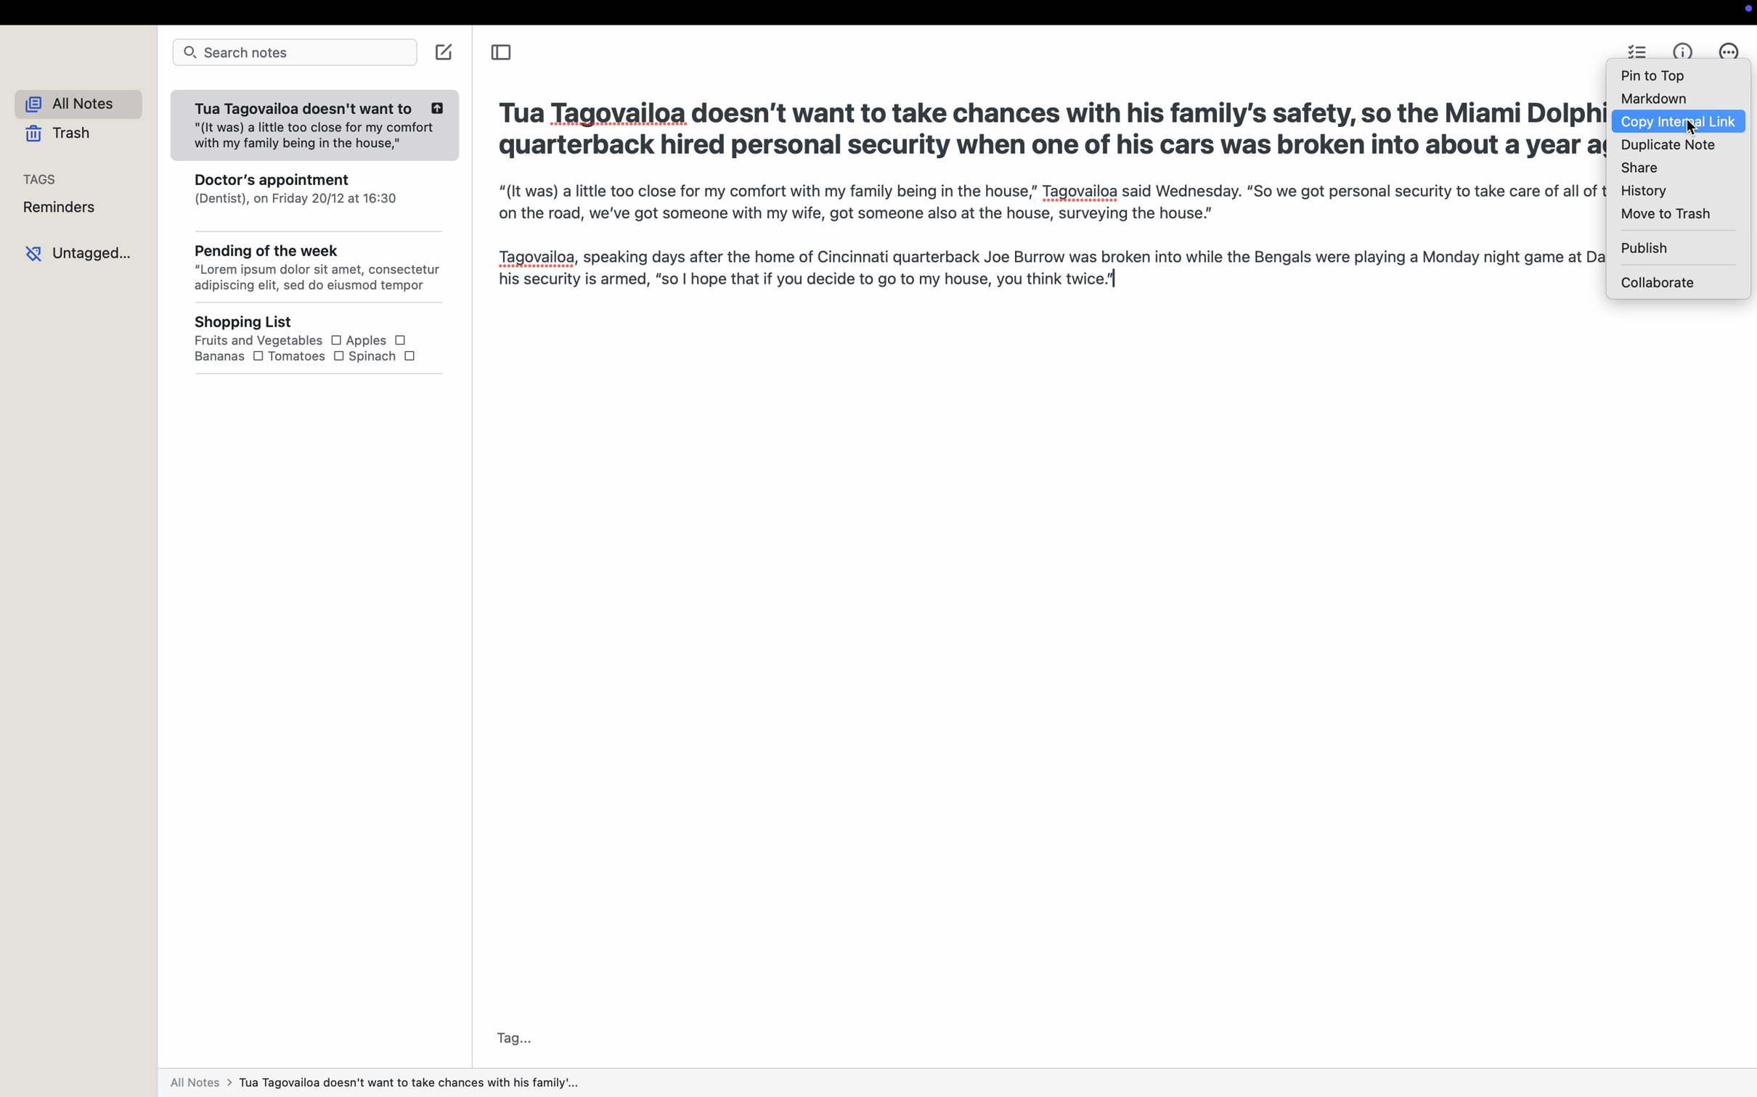 The image size is (1757, 1097). What do you see at coordinates (1679, 123) in the screenshot?
I see `copy internal link` at bounding box center [1679, 123].